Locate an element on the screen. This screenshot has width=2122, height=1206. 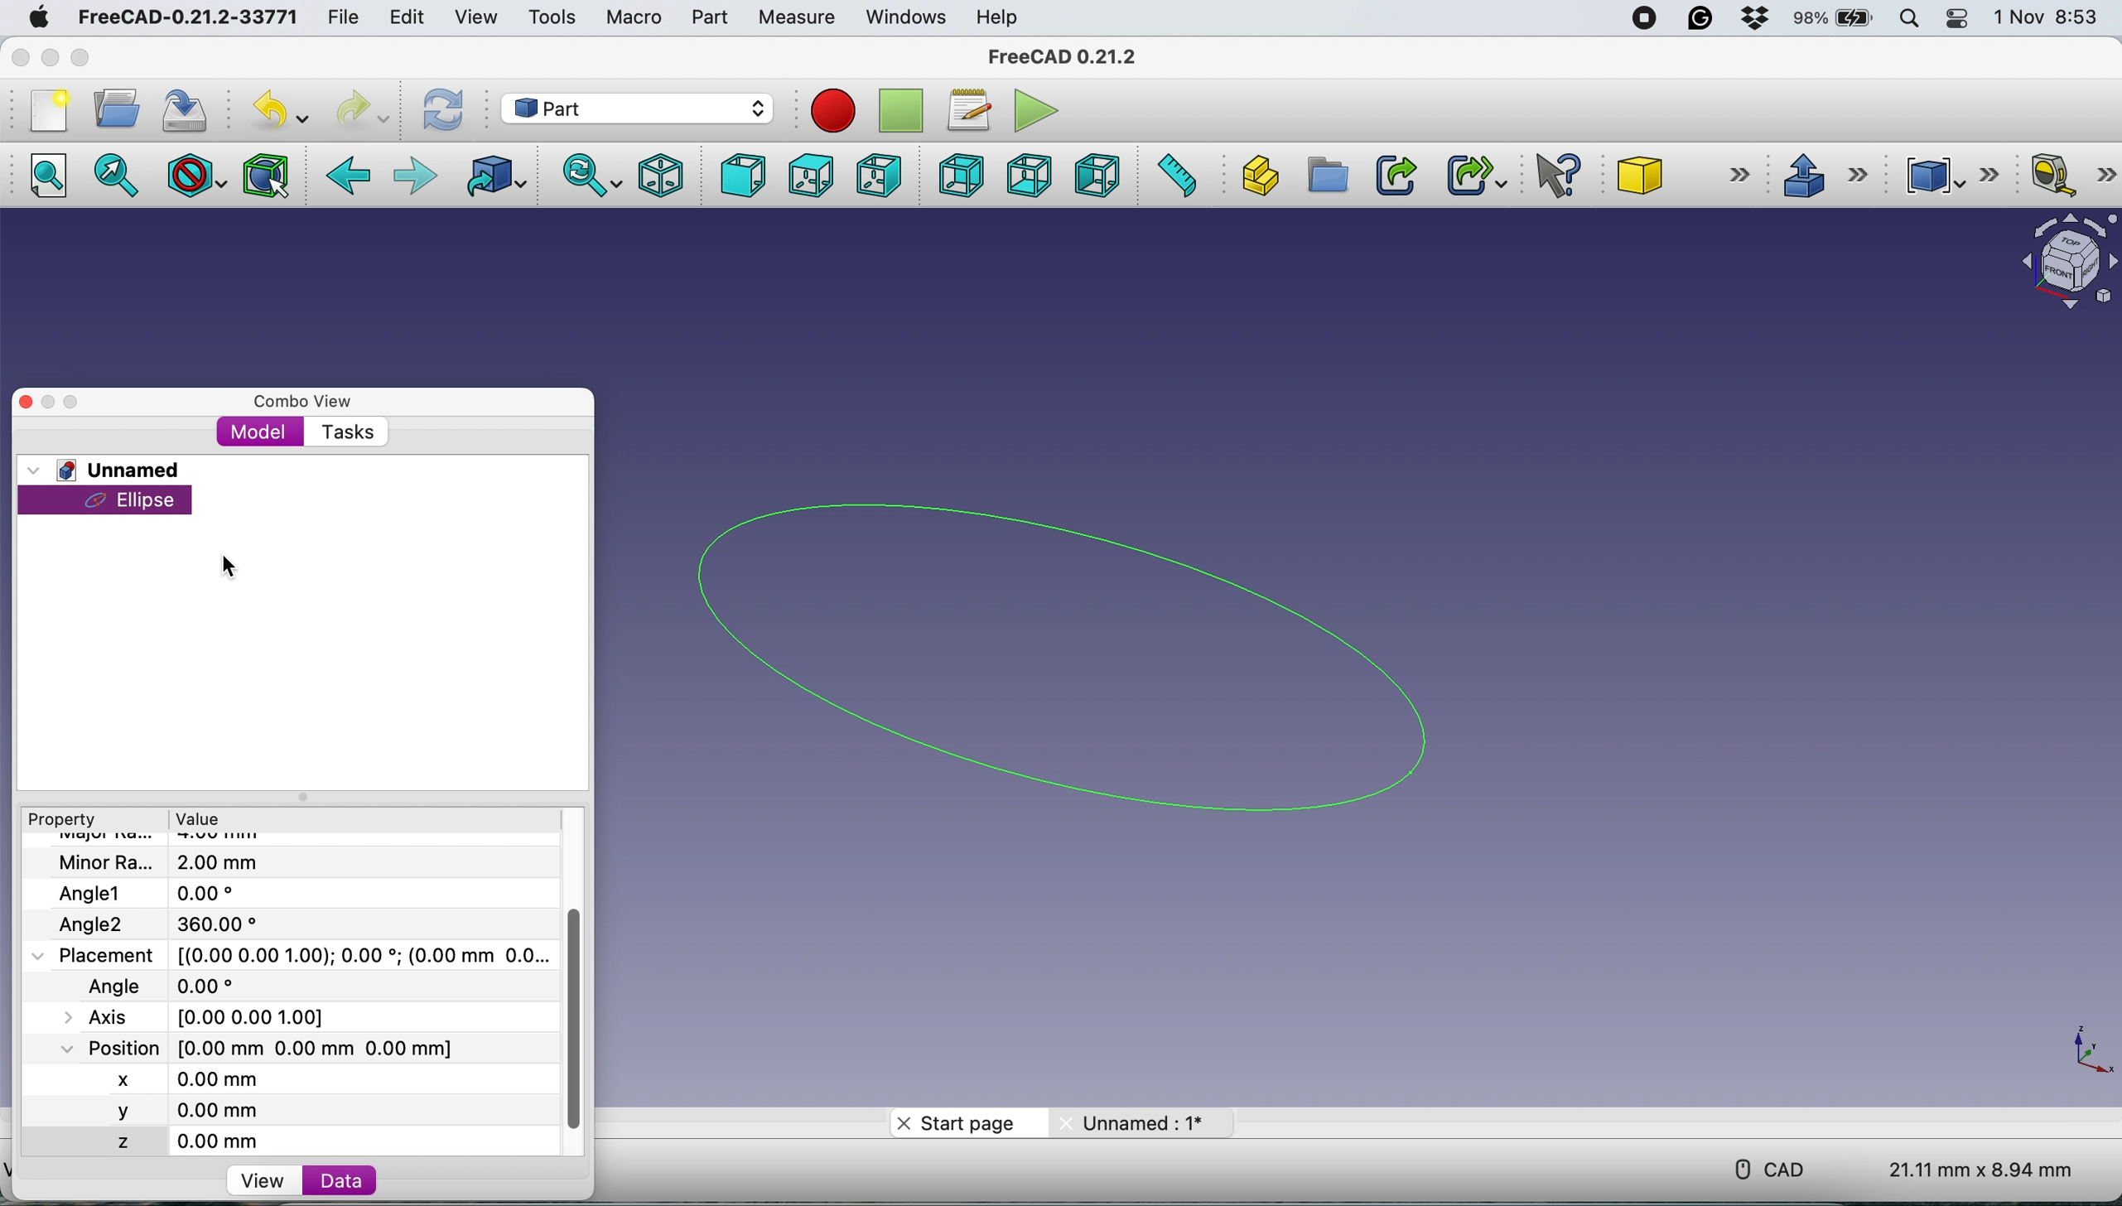
close is located at coordinates (26, 401).